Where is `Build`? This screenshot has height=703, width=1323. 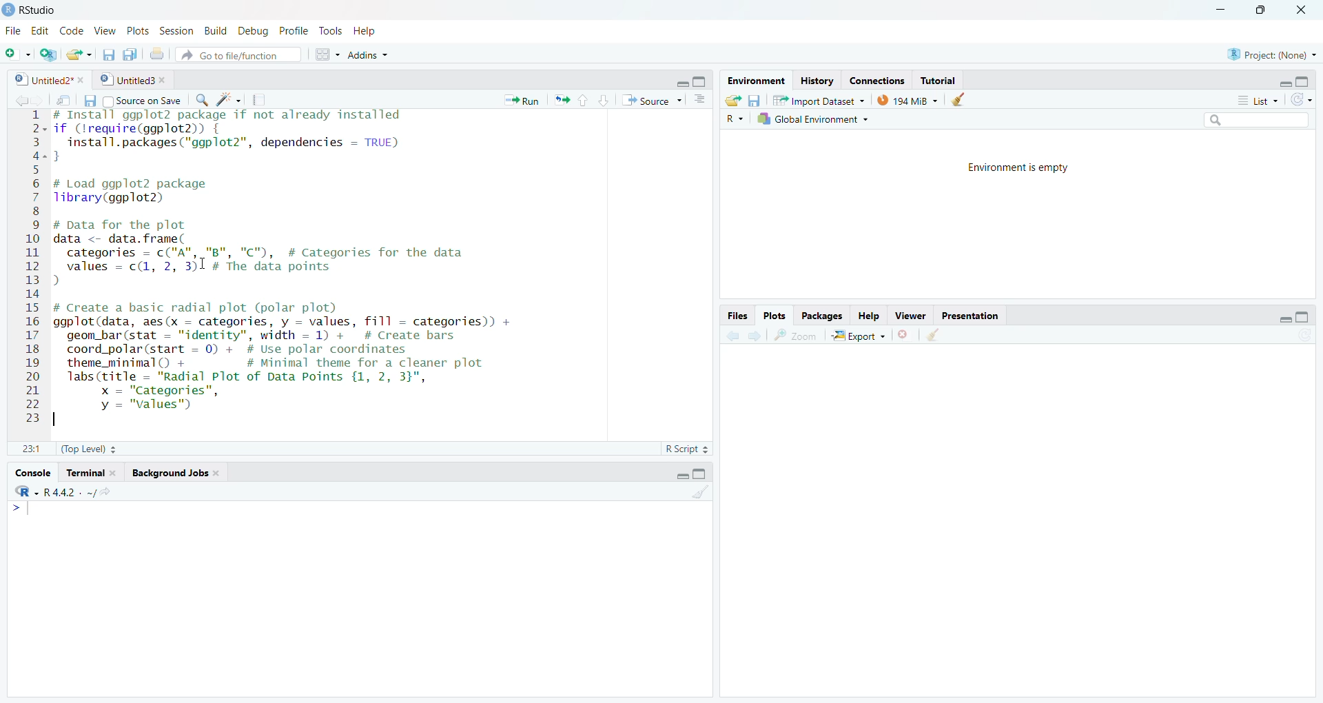 Build is located at coordinates (214, 30).